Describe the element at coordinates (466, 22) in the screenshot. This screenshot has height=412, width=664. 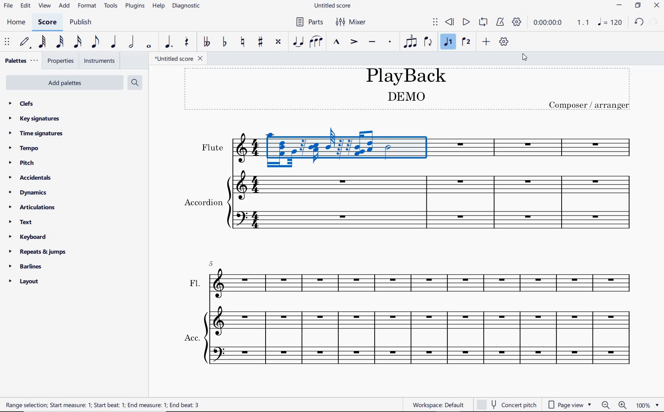
I see `play` at that location.